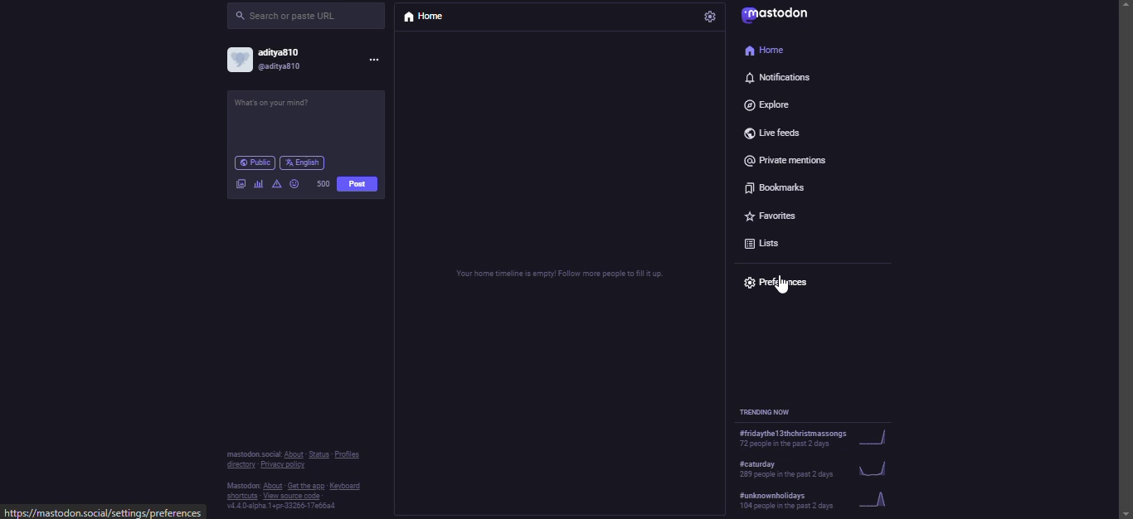 The image size is (1133, 519). What do you see at coordinates (778, 78) in the screenshot?
I see `notifications` at bounding box center [778, 78].